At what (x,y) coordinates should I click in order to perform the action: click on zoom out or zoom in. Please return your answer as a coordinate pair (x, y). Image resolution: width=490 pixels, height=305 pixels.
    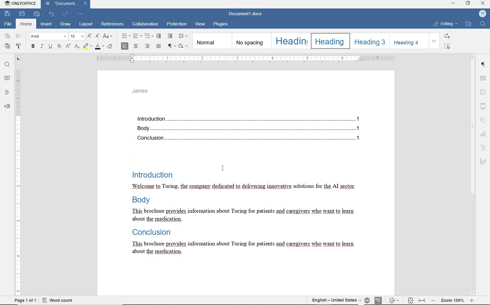
    Looking at the image, I should click on (454, 300).